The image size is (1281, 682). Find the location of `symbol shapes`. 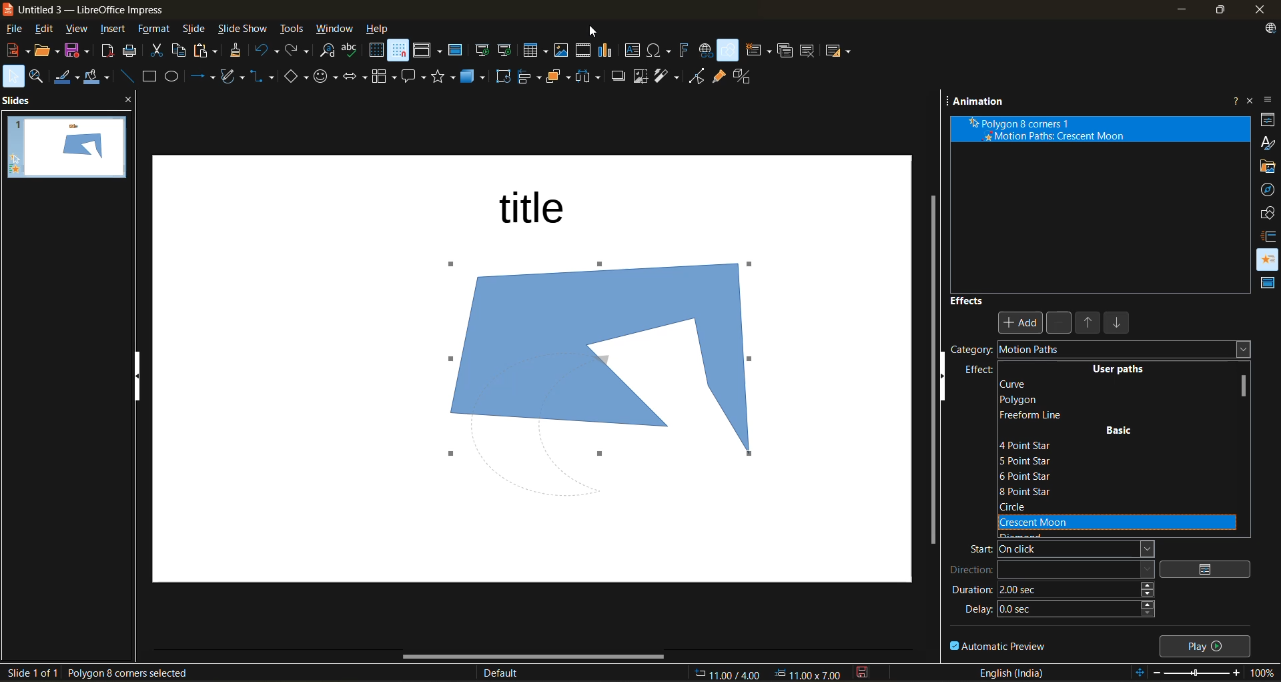

symbol shapes is located at coordinates (326, 79).